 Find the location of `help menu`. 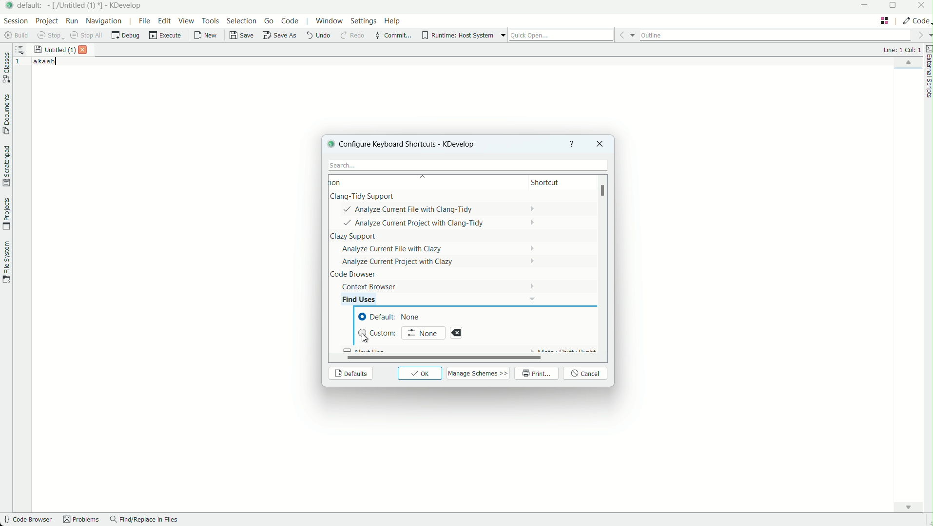

help menu is located at coordinates (393, 22).